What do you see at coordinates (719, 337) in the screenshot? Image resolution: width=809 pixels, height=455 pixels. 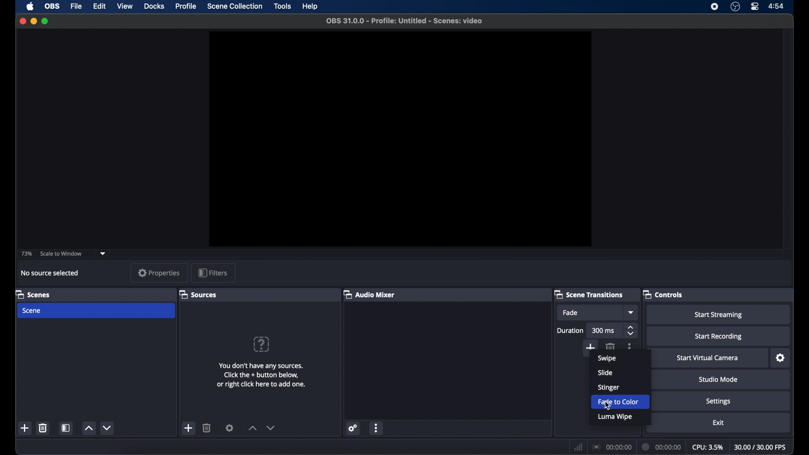 I see `start recording` at bounding box center [719, 337].